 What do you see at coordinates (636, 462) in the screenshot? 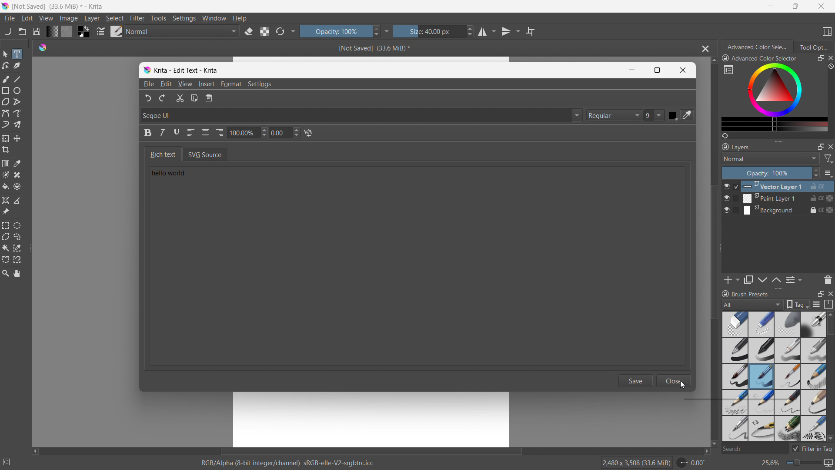
I see `2480 X 3508 (33.5 MiB)` at bounding box center [636, 462].